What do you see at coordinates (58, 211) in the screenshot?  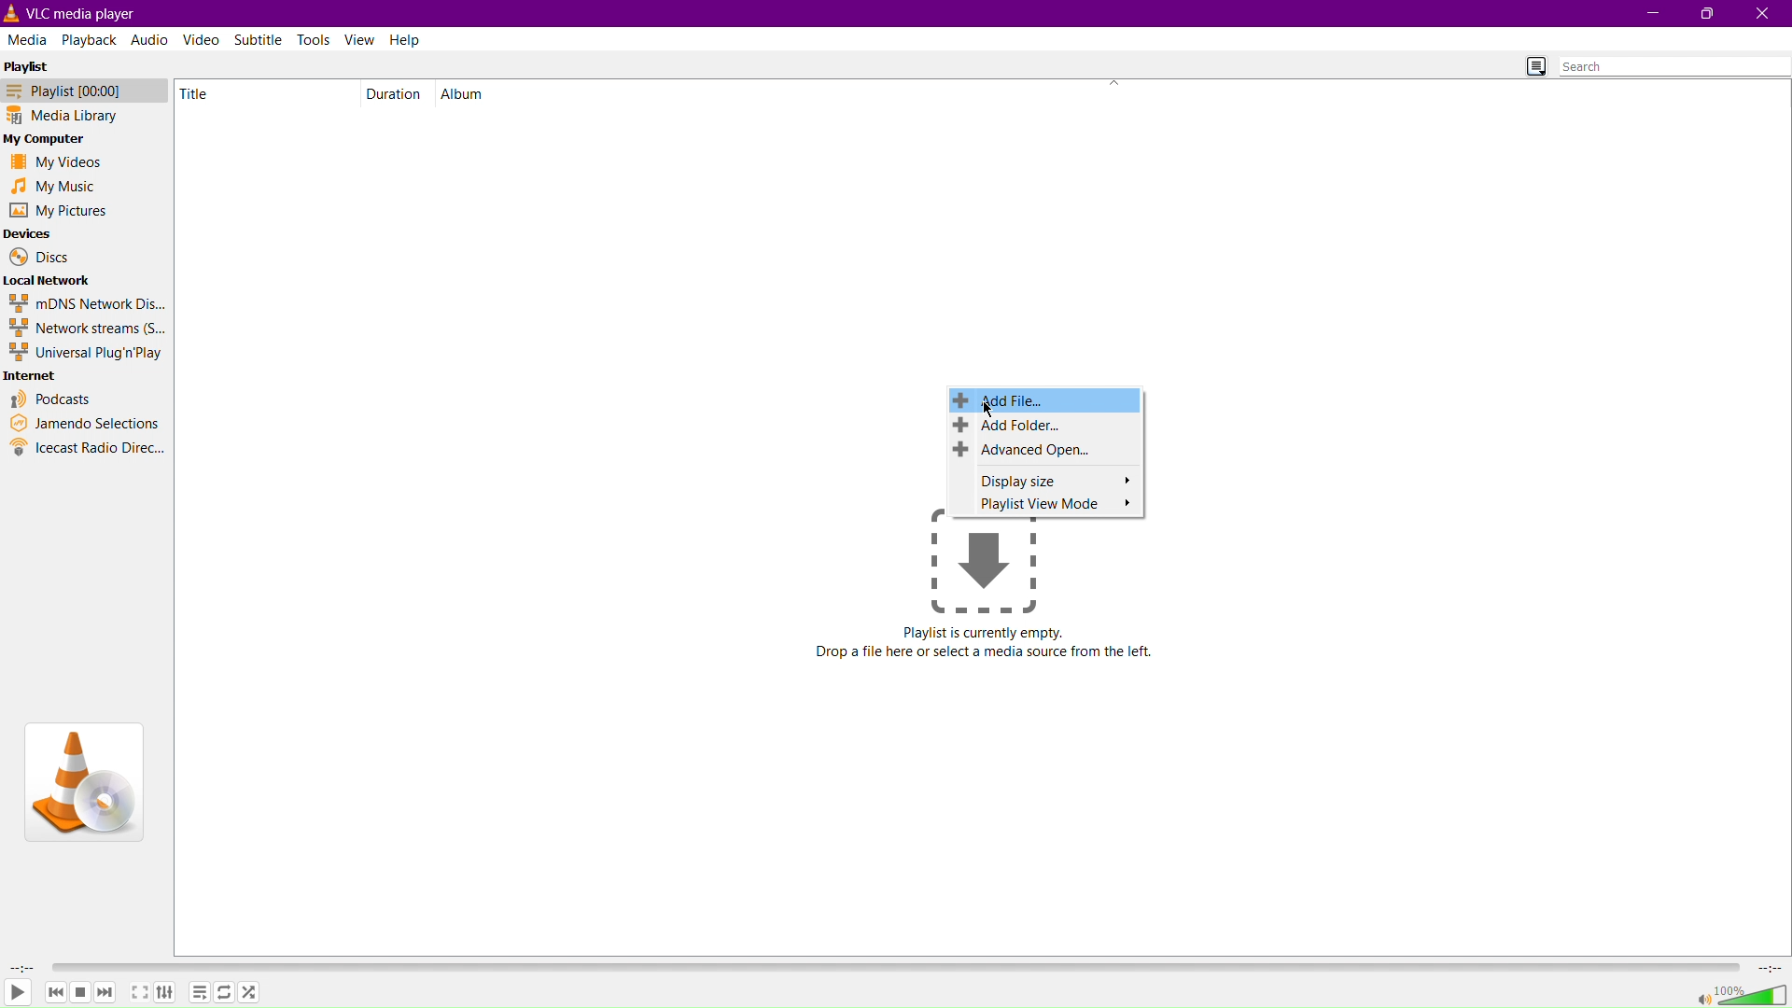 I see `My Pictures` at bounding box center [58, 211].